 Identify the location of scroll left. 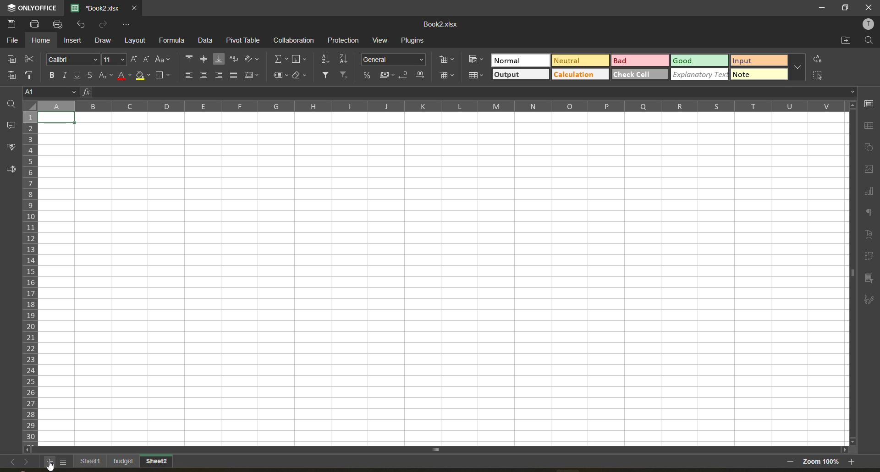
(27, 450).